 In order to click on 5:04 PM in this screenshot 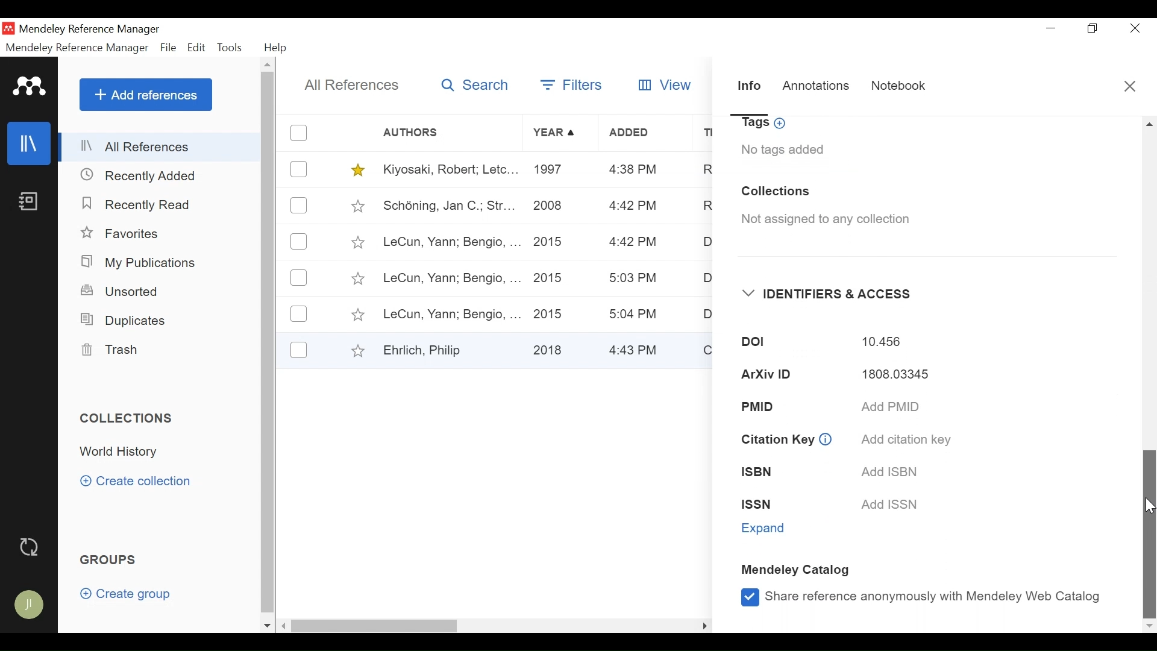, I will do `click(635, 314)`.